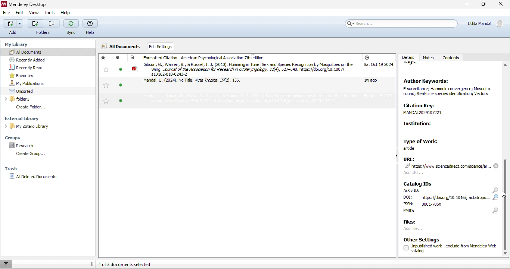 Image resolution: width=510 pixels, height=269 pixels. Describe the element at coordinates (168, 47) in the screenshot. I see `edit settings` at that location.